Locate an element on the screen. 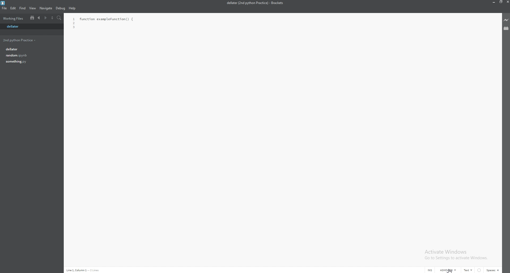 This screenshot has height=273, width=510. 2nd python practice is located at coordinates (20, 40).